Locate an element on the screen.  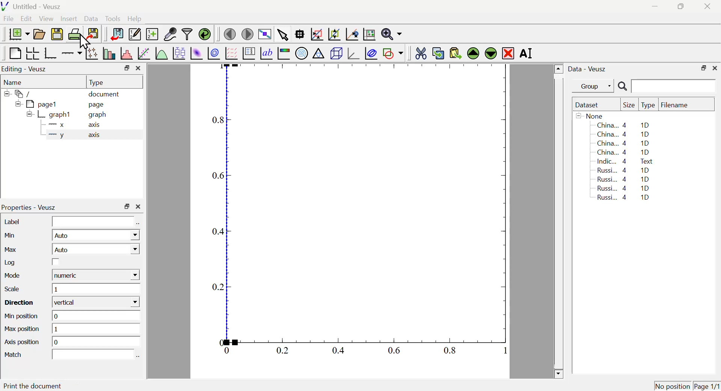
Match is located at coordinates (14, 355).